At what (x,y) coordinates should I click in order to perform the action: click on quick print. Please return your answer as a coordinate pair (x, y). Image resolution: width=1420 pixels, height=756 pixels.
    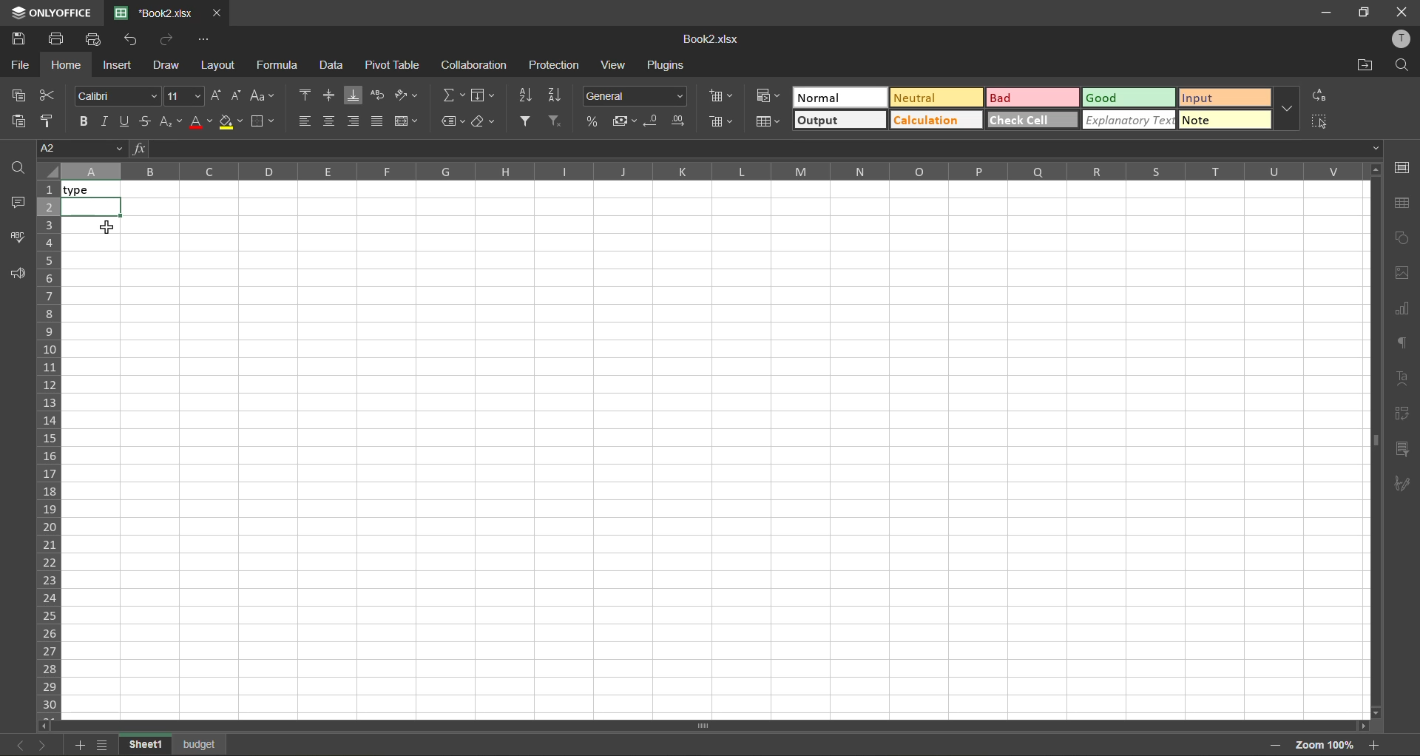
    Looking at the image, I should click on (98, 41).